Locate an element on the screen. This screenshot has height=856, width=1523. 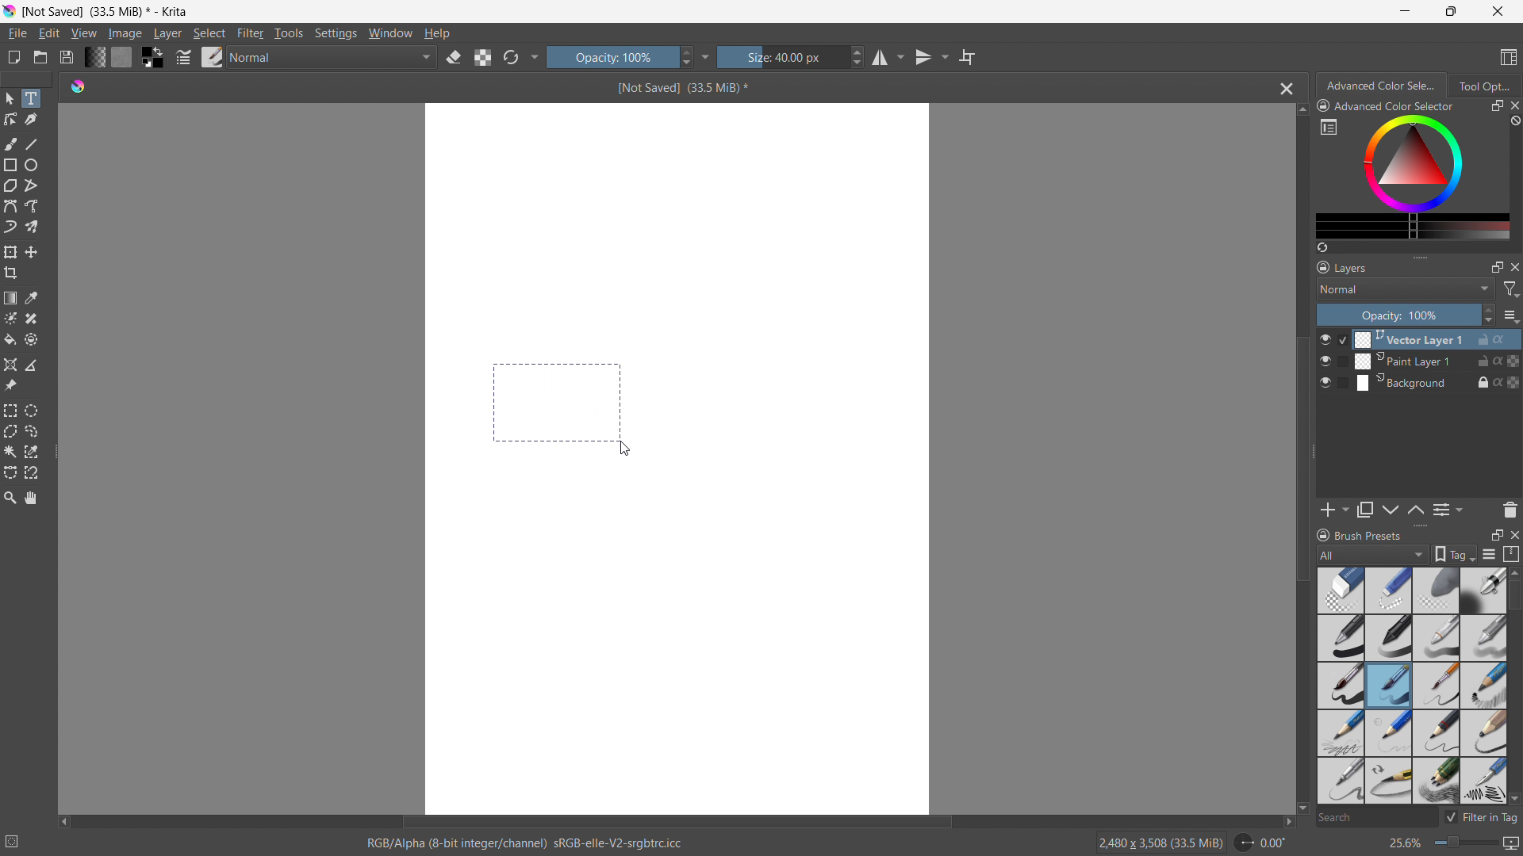
polygon tool is located at coordinates (10, 186).